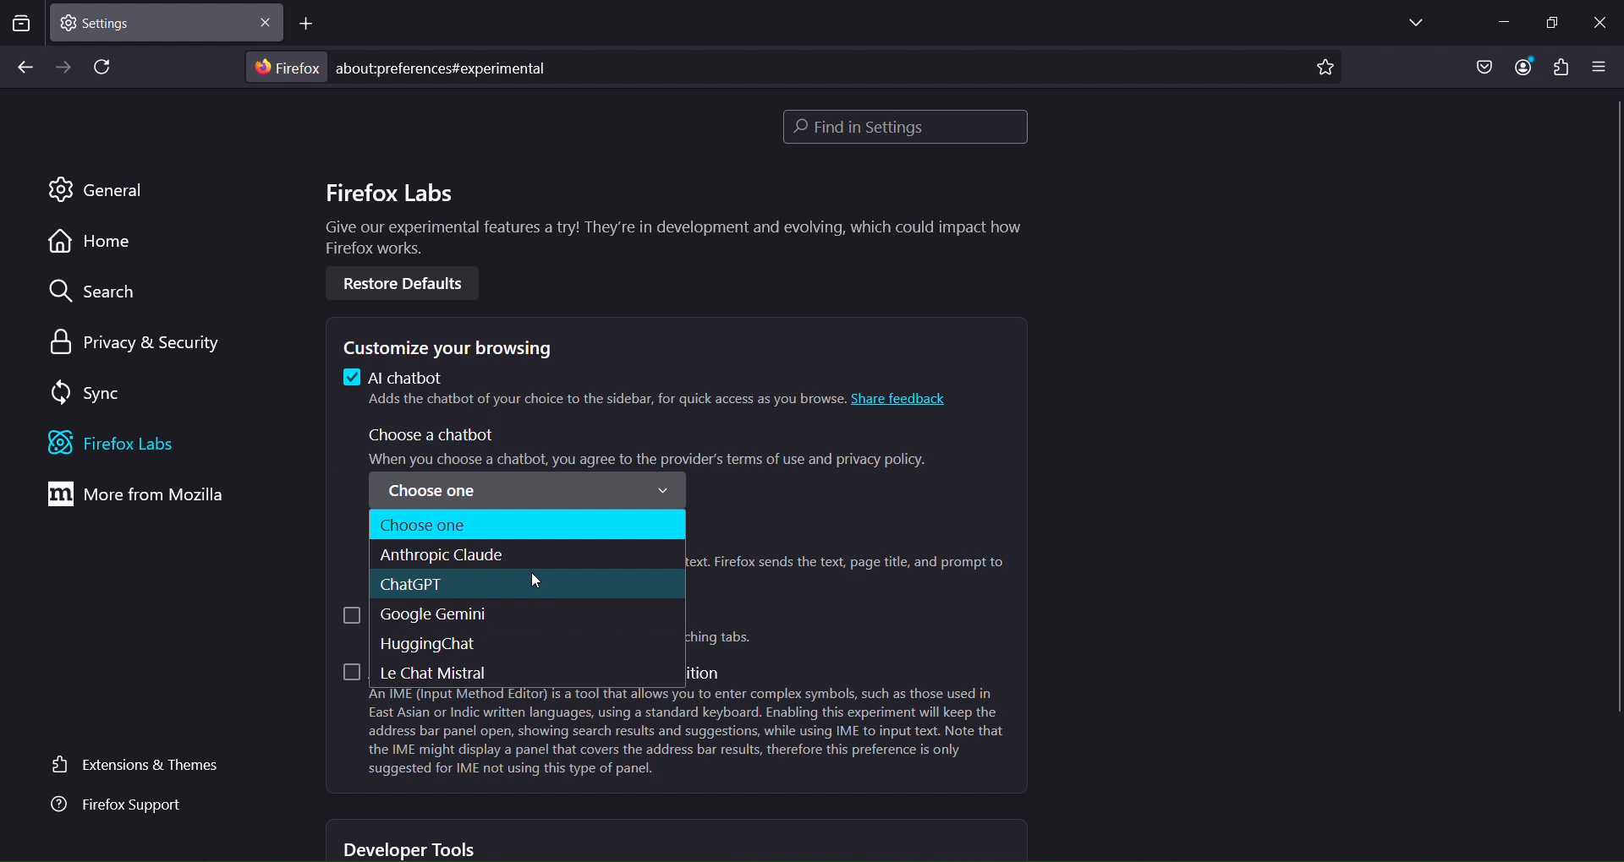  What do you see at coordinates (24, 67) in the screenshot?
I see `go back one page` at bounding box center [24, 67].